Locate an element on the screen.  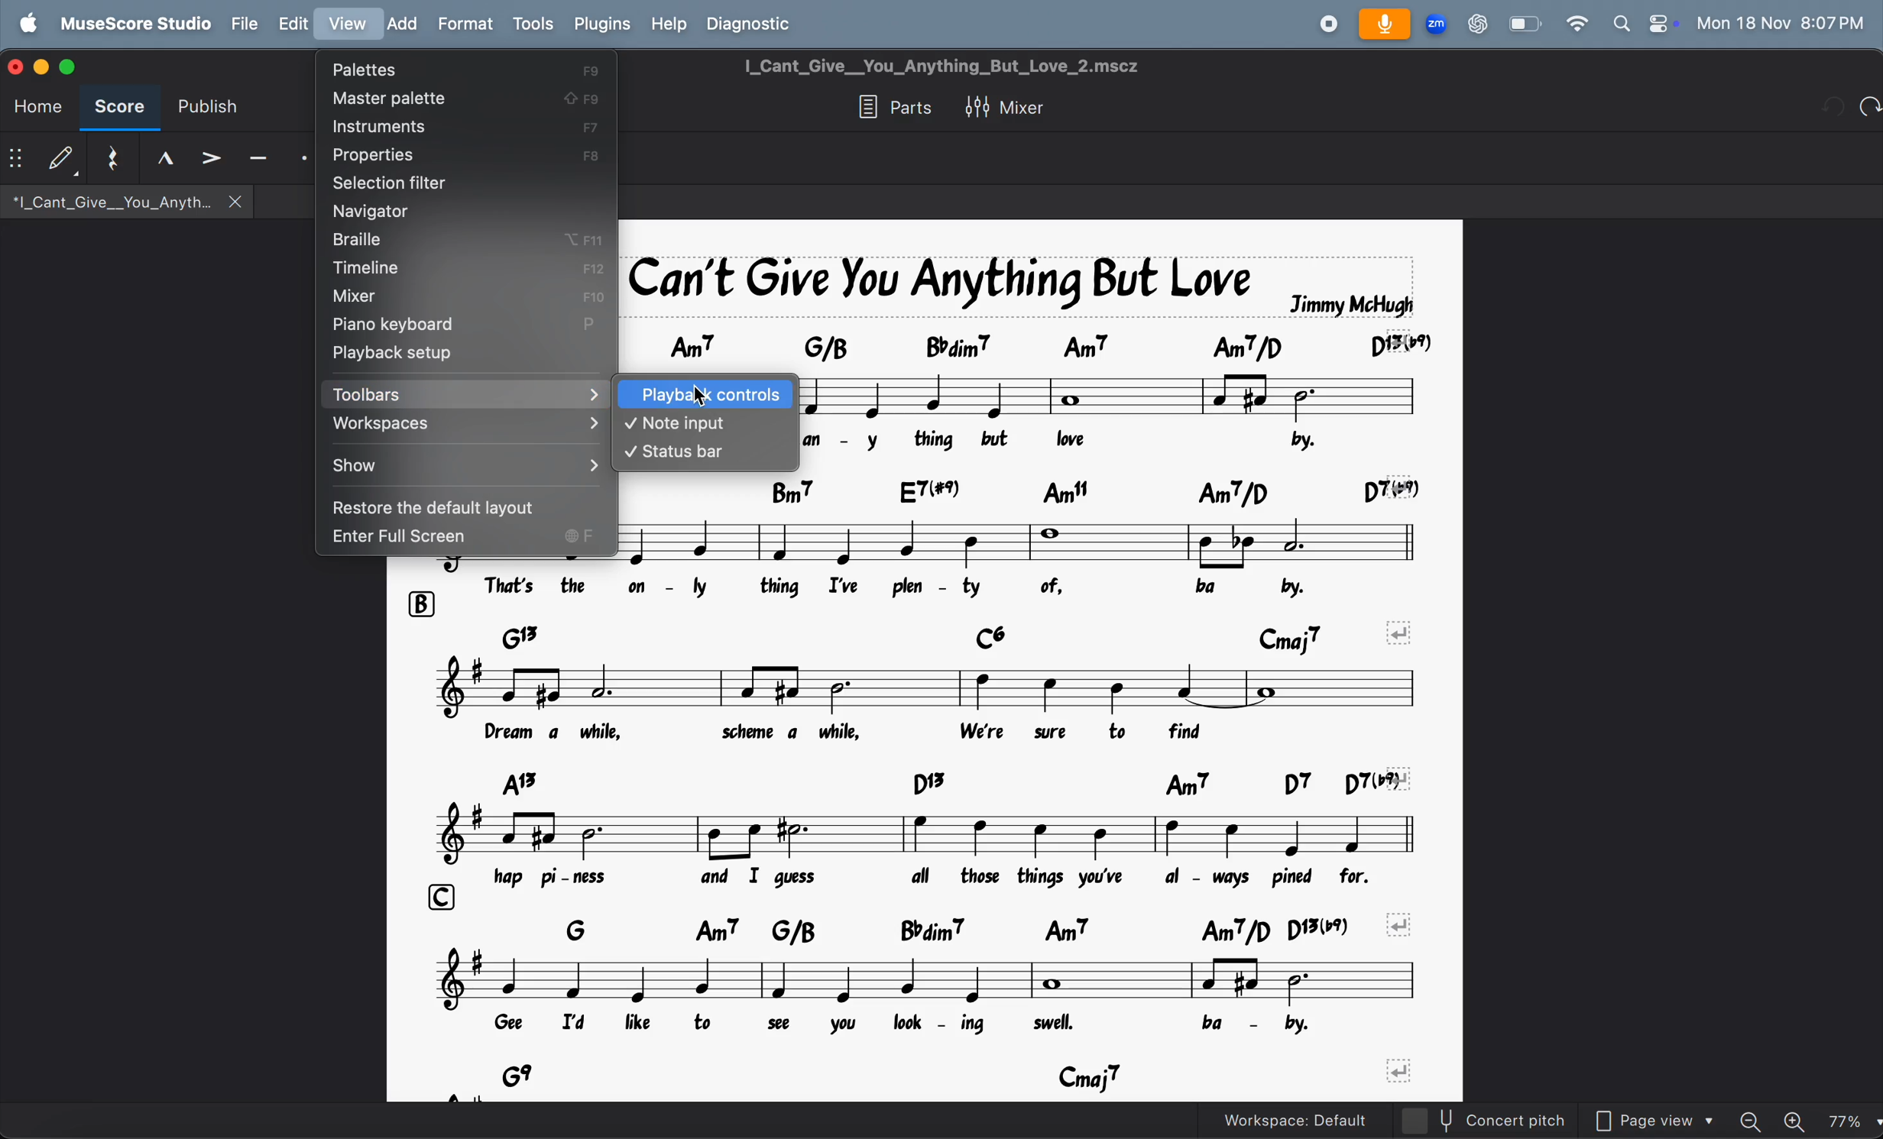
zoom in is located at coordinates (1796, 1121).